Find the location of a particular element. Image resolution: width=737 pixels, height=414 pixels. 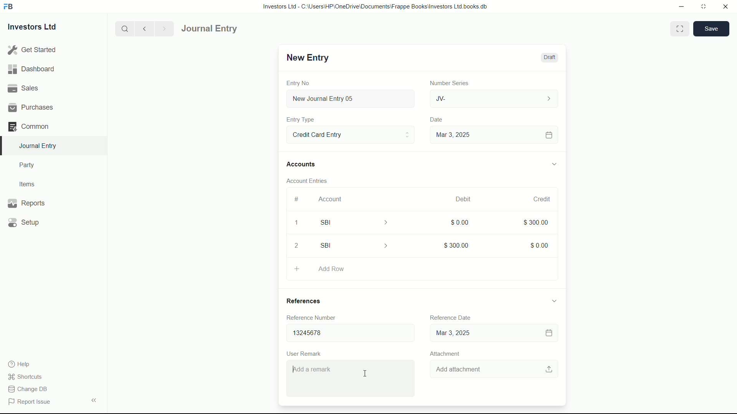

13245678 is located at coordinates (347, 331).